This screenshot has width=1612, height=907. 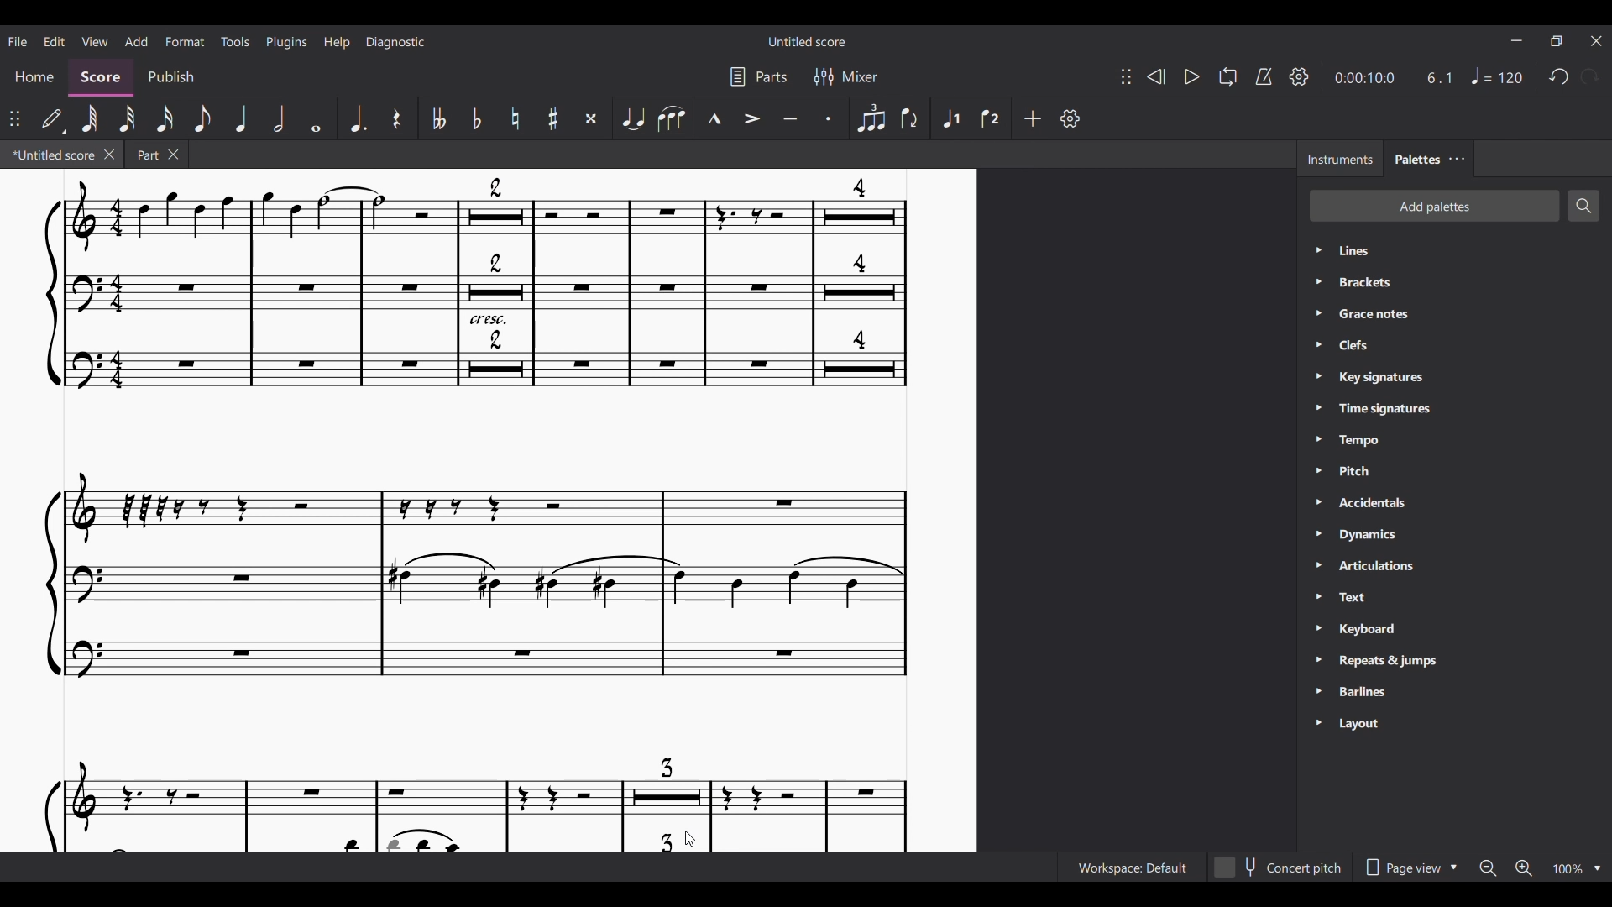 I want to click on Palettes, current tab, so click(x=1416, y=159).